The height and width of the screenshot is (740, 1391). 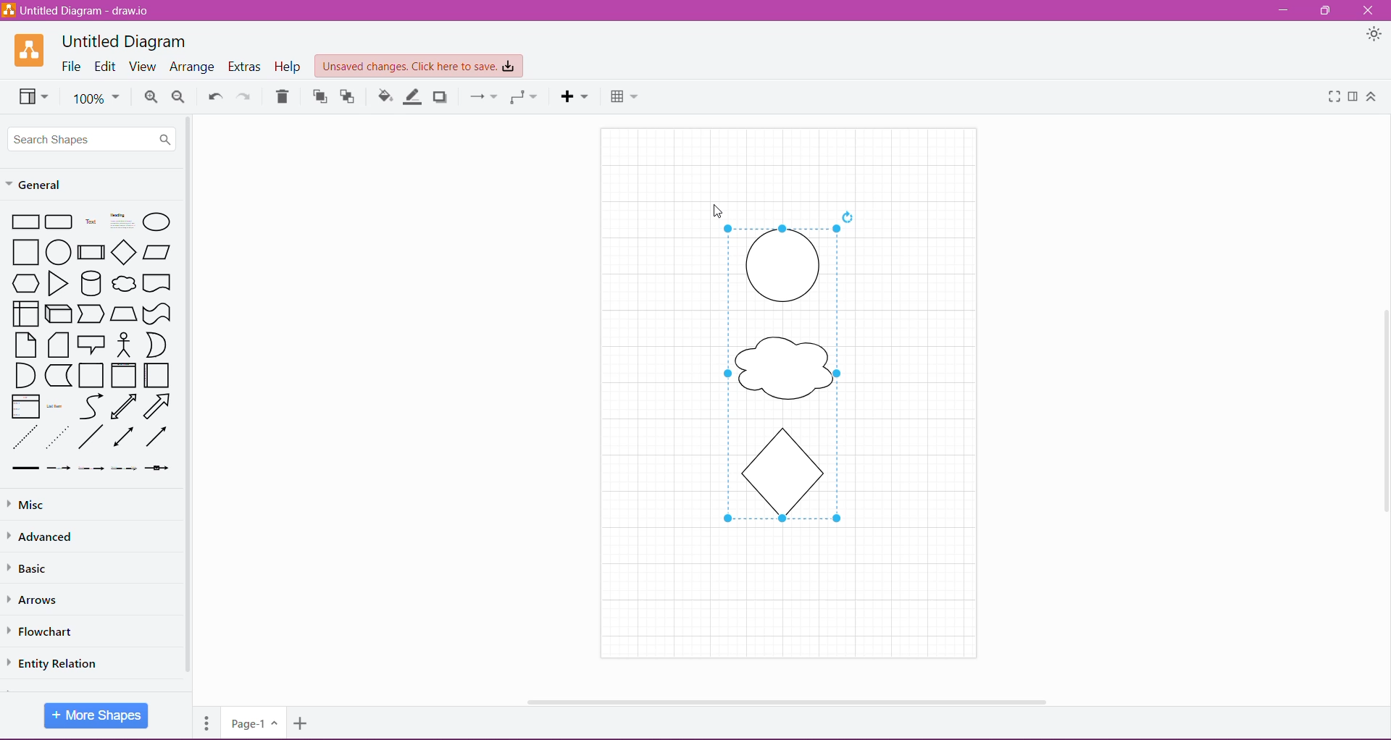 I want to click on Appearance, so click(x=1364, y=35).